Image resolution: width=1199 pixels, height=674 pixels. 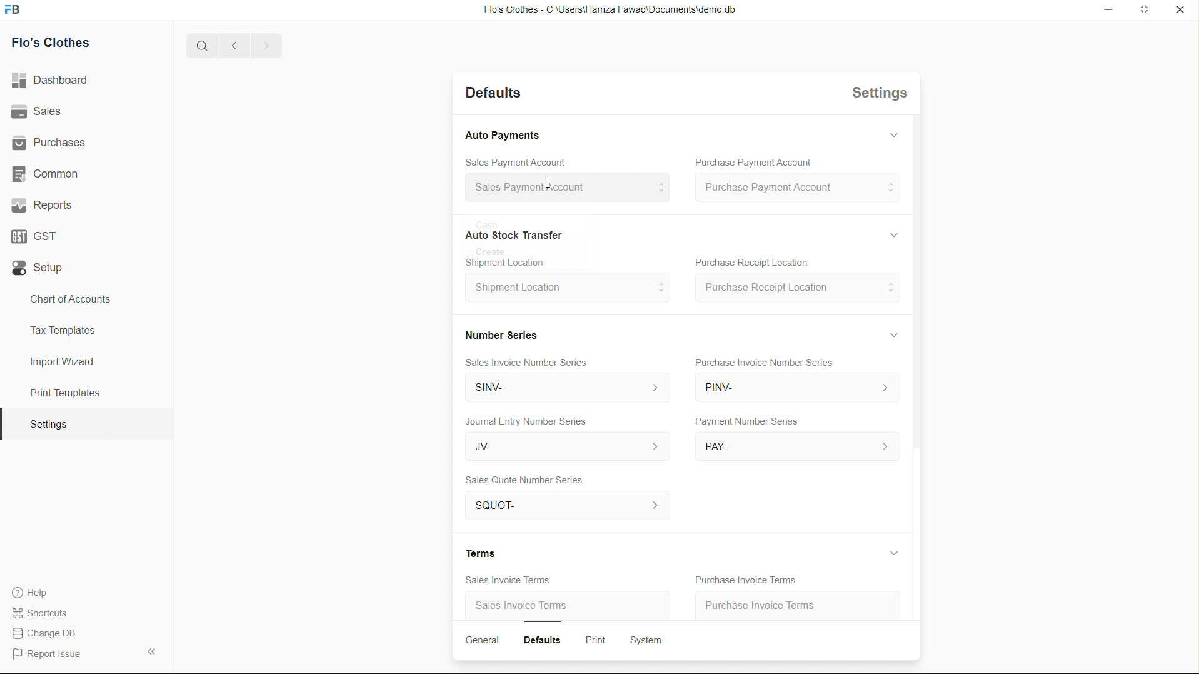 I want to click on GST, so click(x=39, y=233).